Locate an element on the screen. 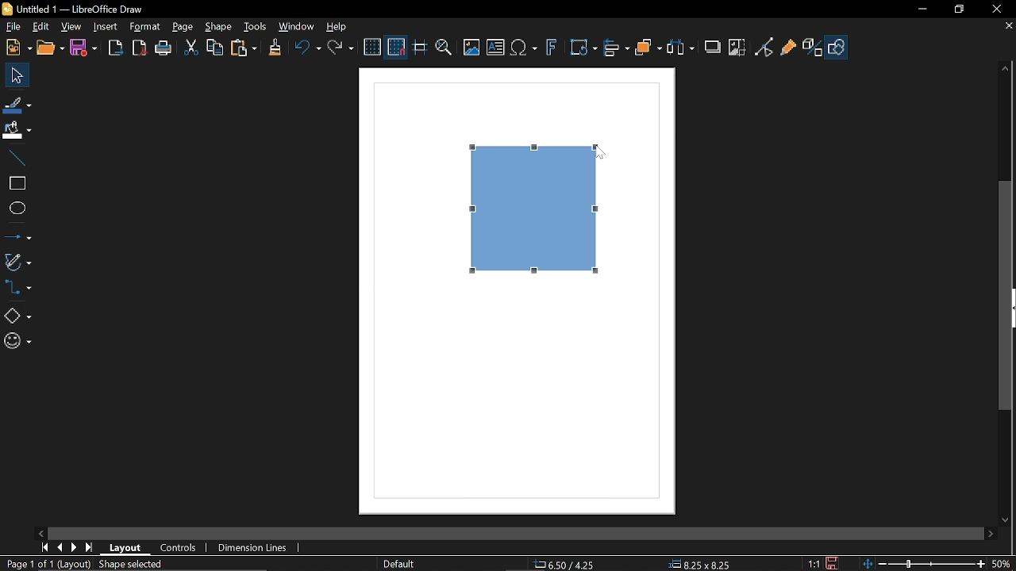  Toggle extrusion is located at coordinates (812, 49).